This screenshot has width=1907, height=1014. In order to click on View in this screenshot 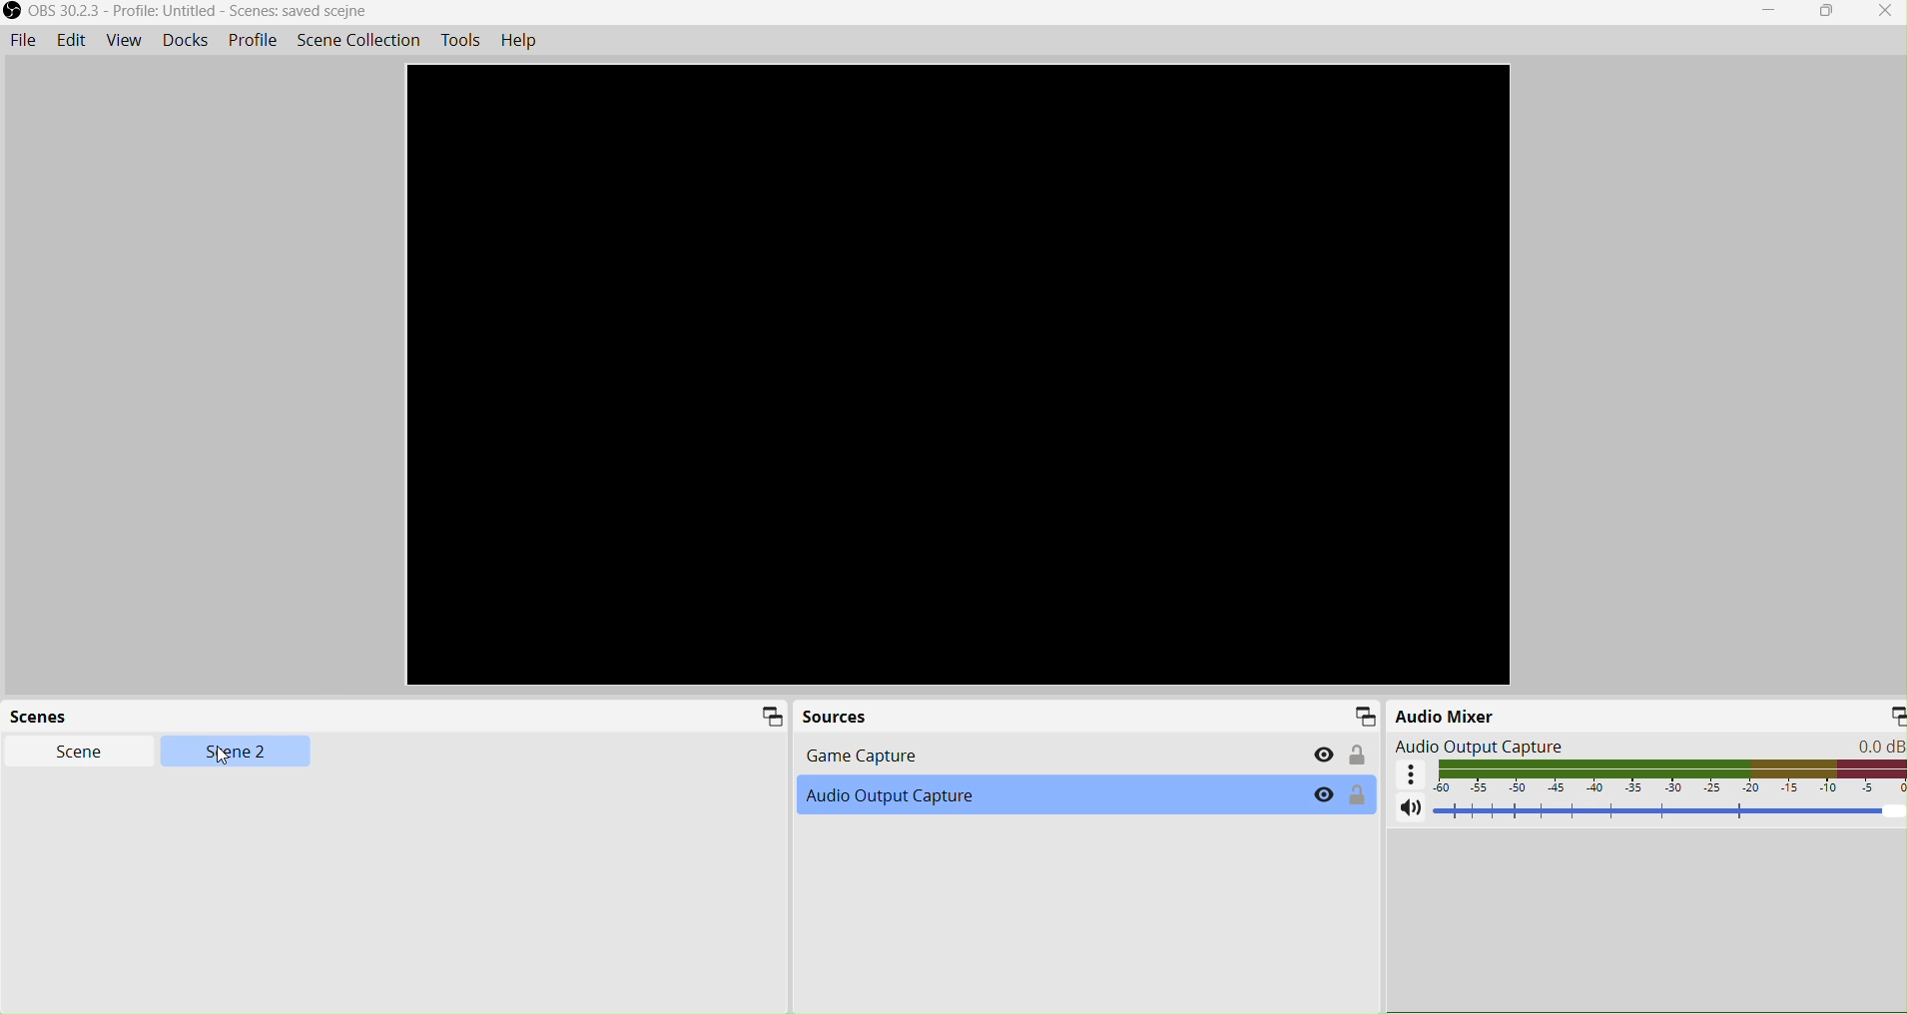, I will do `click(123, 39)`.